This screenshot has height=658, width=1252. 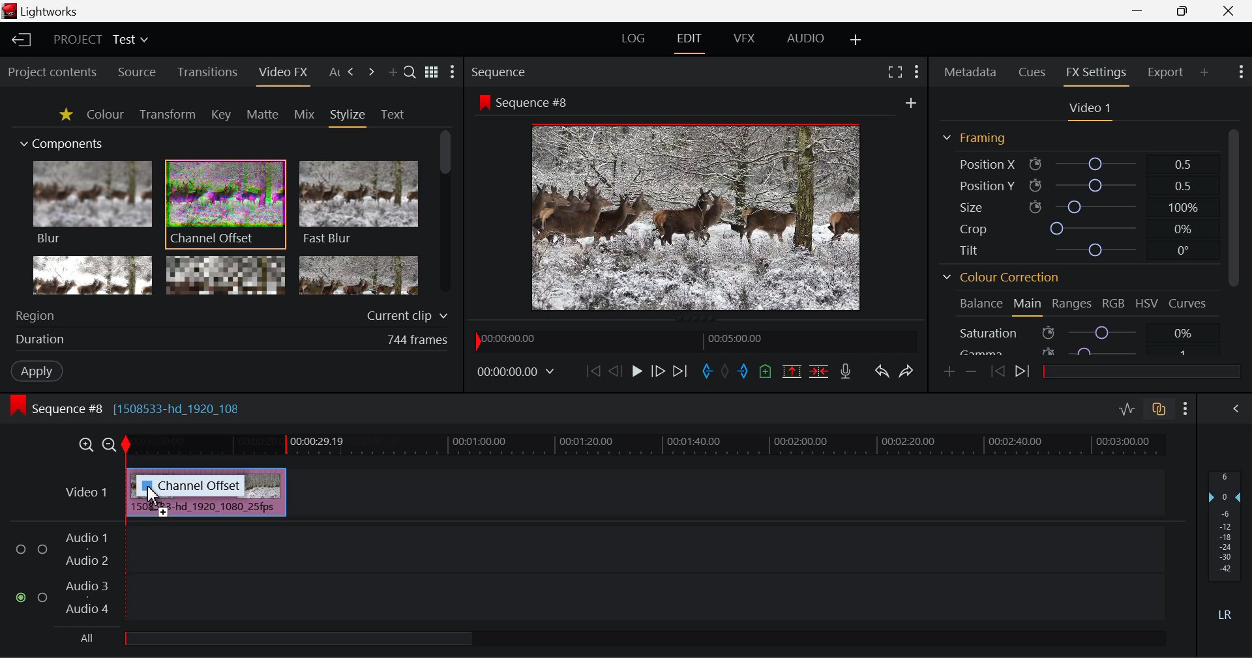 What do you see at coordinates (305, 115) in the screenshot?
I see `Mix` at bounding box center [305, 115].